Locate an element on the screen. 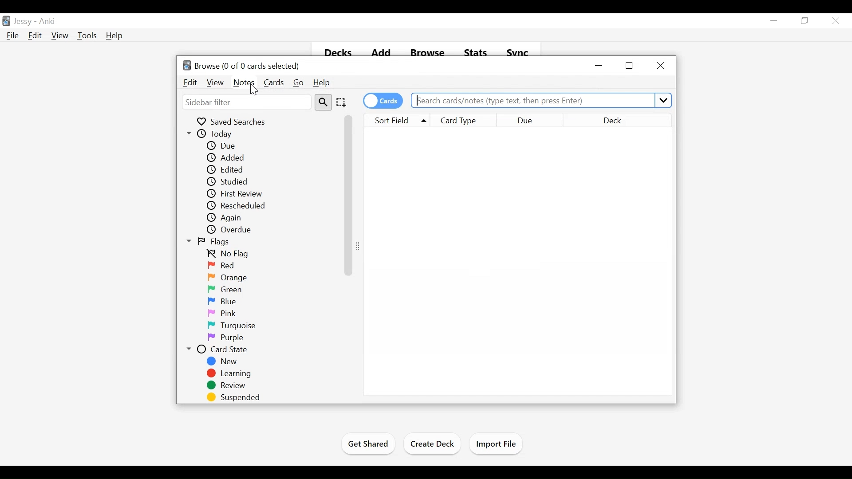 The height and width of the screenshot is (479, 852). File is located at coordinates (12, 35).